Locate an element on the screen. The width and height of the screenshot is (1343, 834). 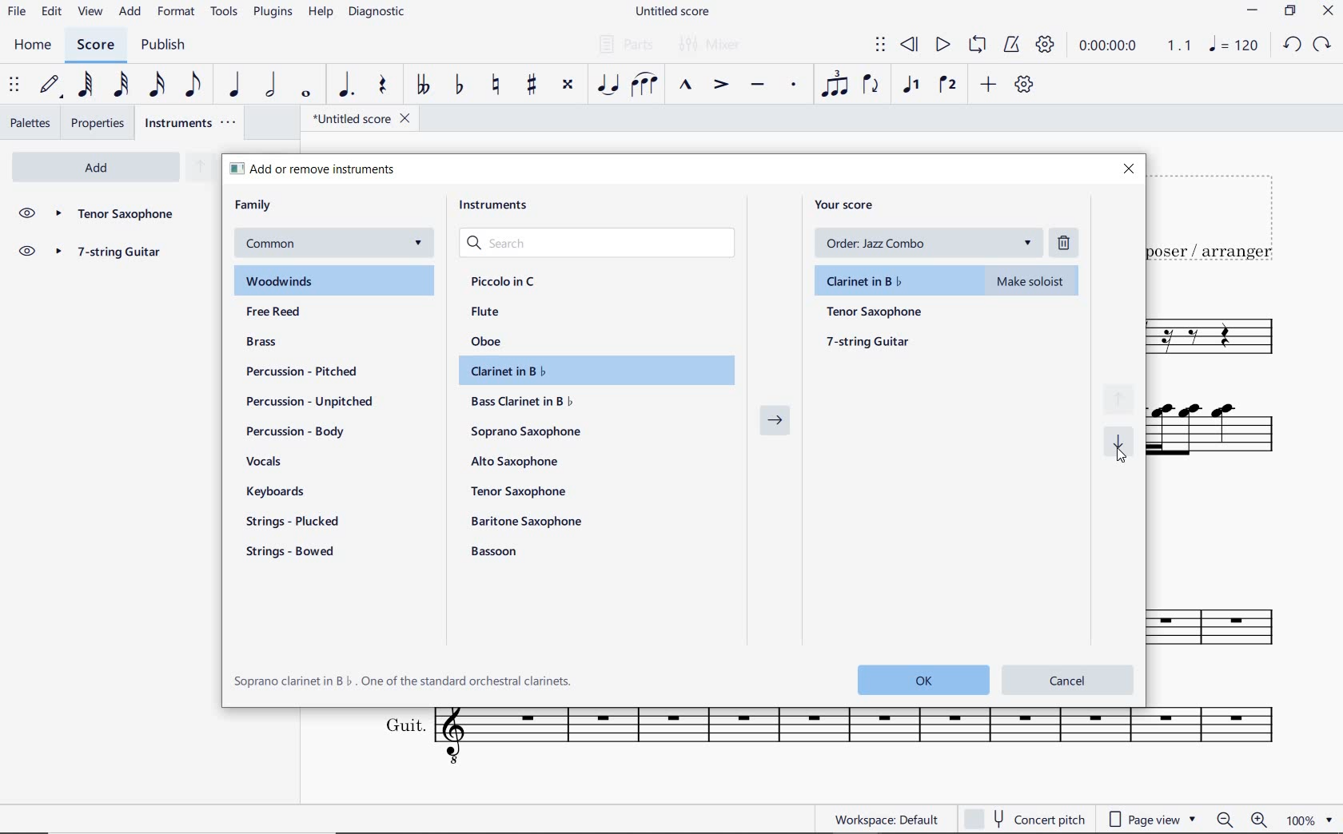
PLUGINS is located at coordinates (273, 13).